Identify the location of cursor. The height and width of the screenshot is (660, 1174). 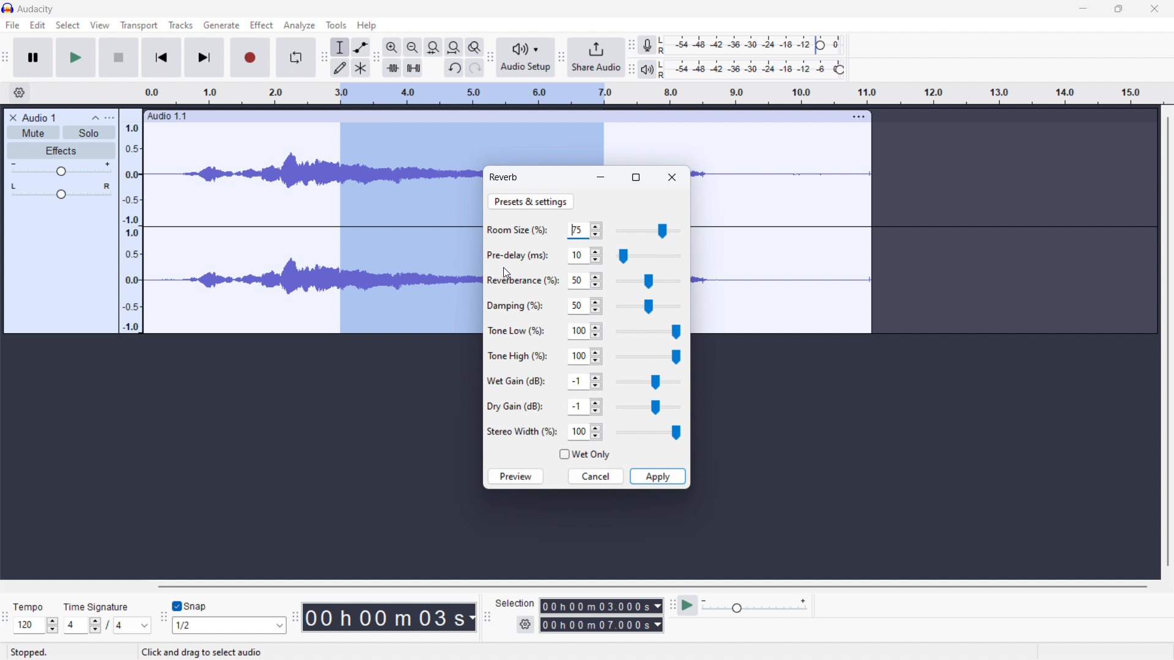
(506, 272).